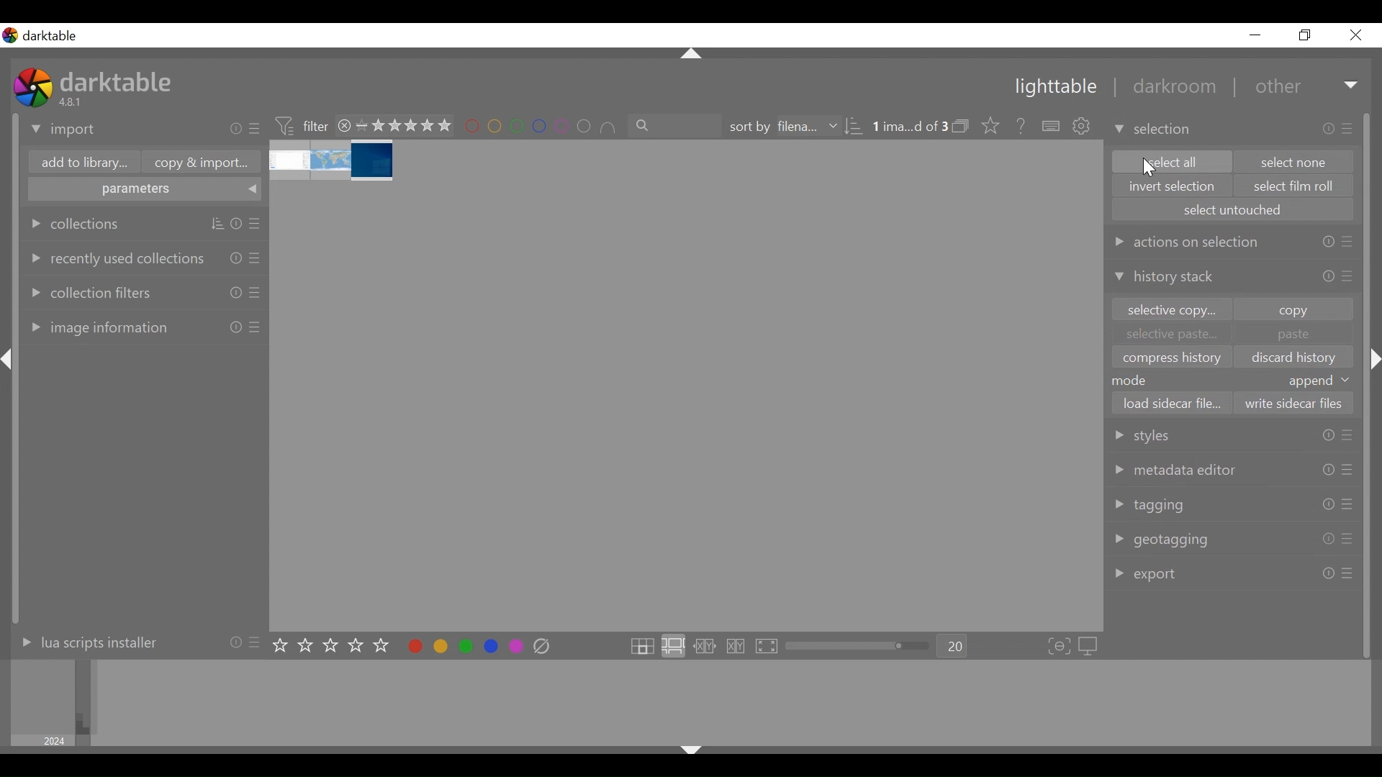 This screenshot has height=777, width=1382. I want to click on info, so click(235, 641).